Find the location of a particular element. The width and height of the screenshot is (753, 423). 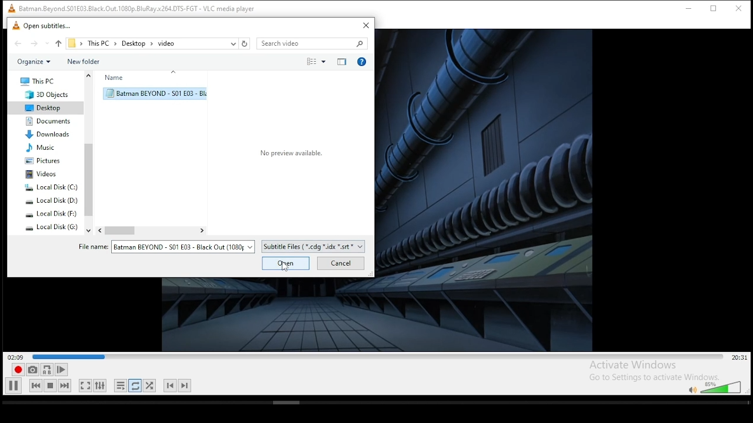

select view is located at coordinates (316, 62).